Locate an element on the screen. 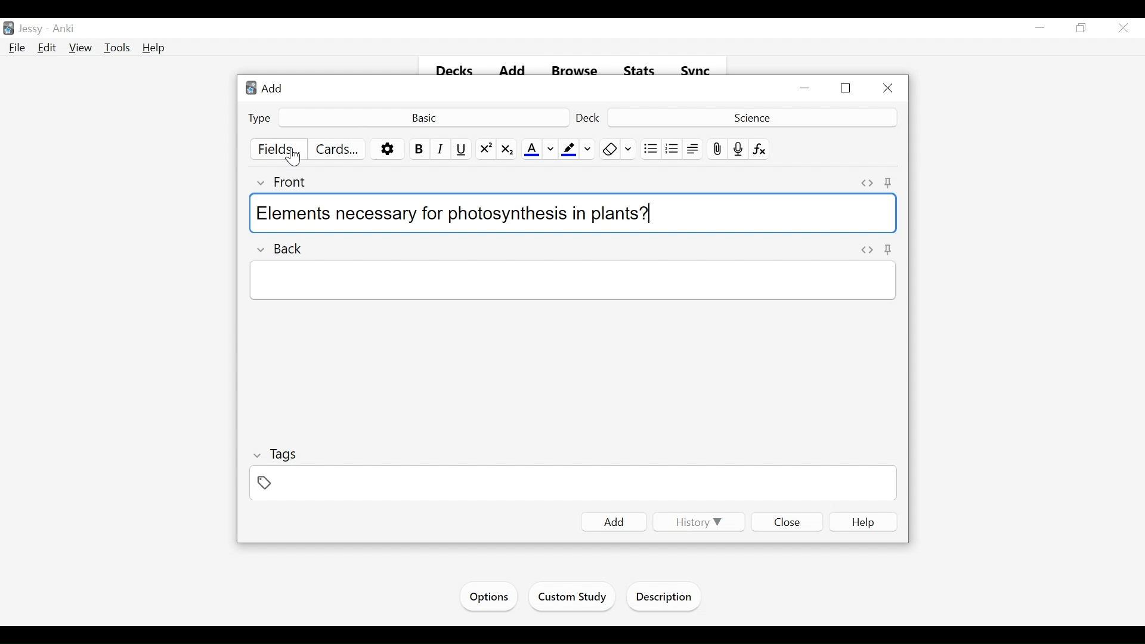 The height and width of the screenshot is (644, 1145). Fields is located at coordinates (280, 150).